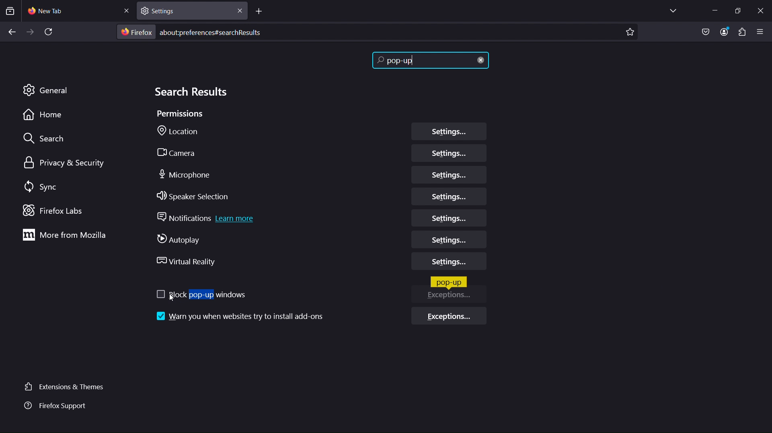 This screenshot has width=772, height=433. I want to click on Search Results, so click(191, 92).